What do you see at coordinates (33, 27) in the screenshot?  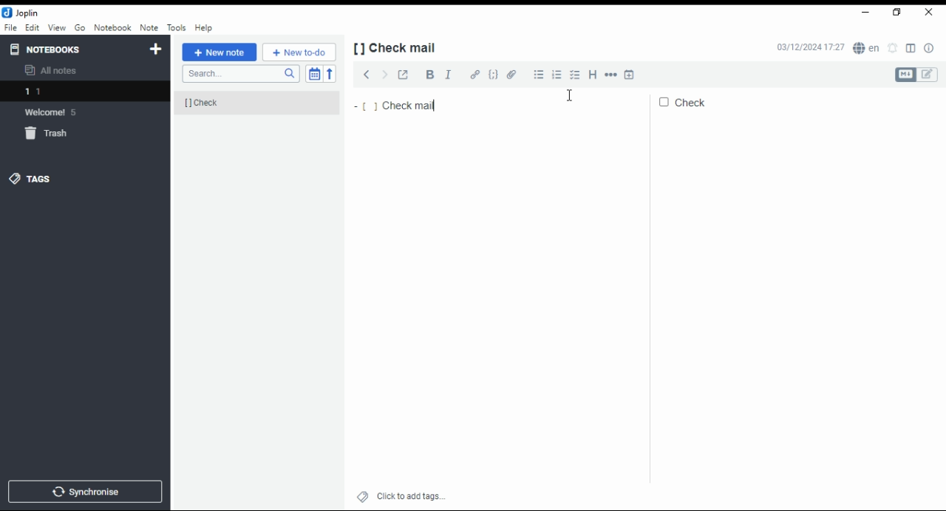 I see `edit` at bounding box center [33, 27].